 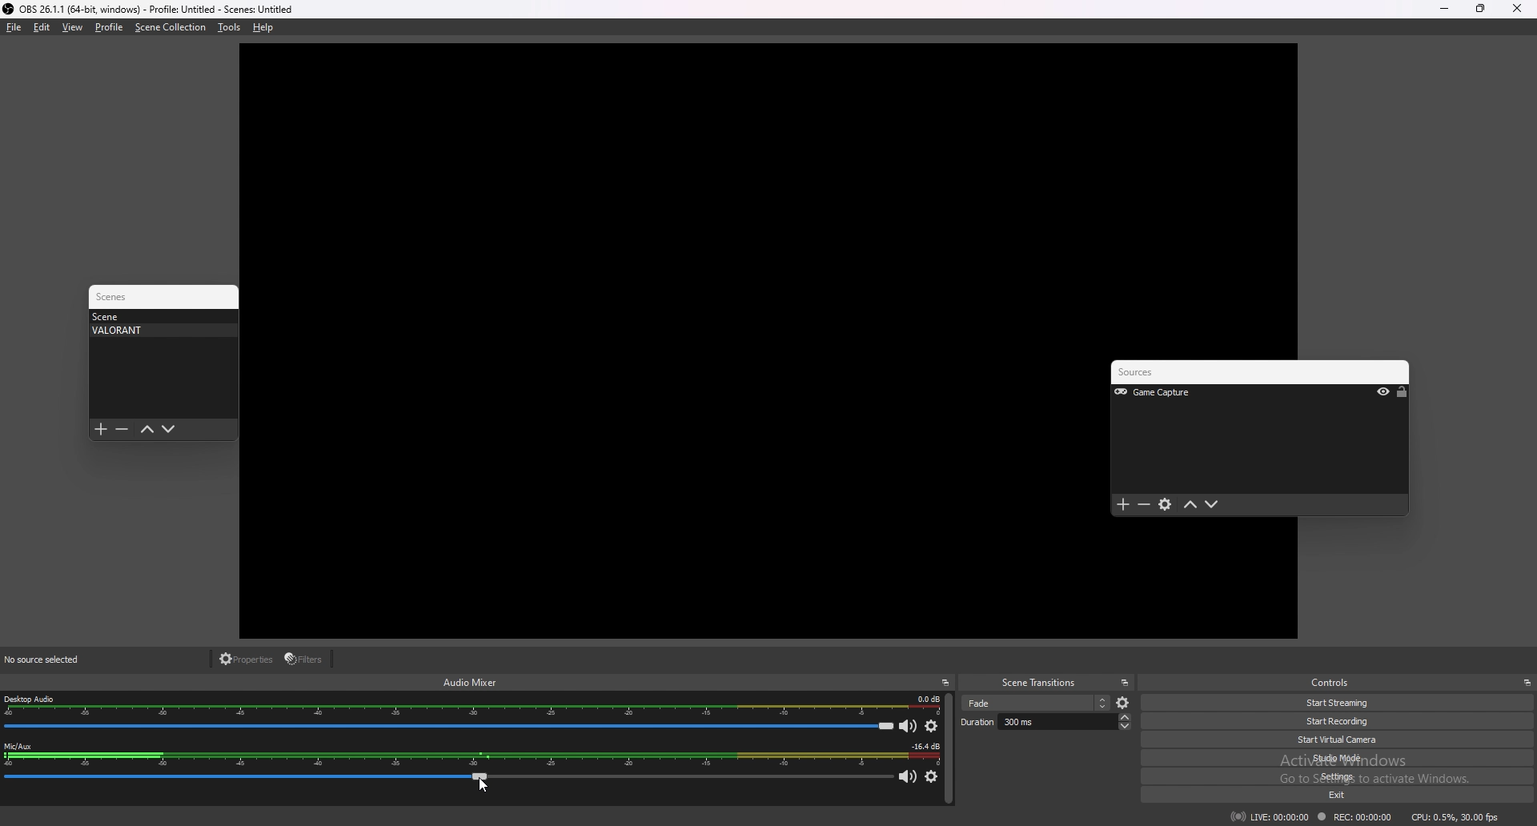 What do you see at coordinates (1402, 392) in the screenshot?
I see `lock` at bounding box center [1402, 392].